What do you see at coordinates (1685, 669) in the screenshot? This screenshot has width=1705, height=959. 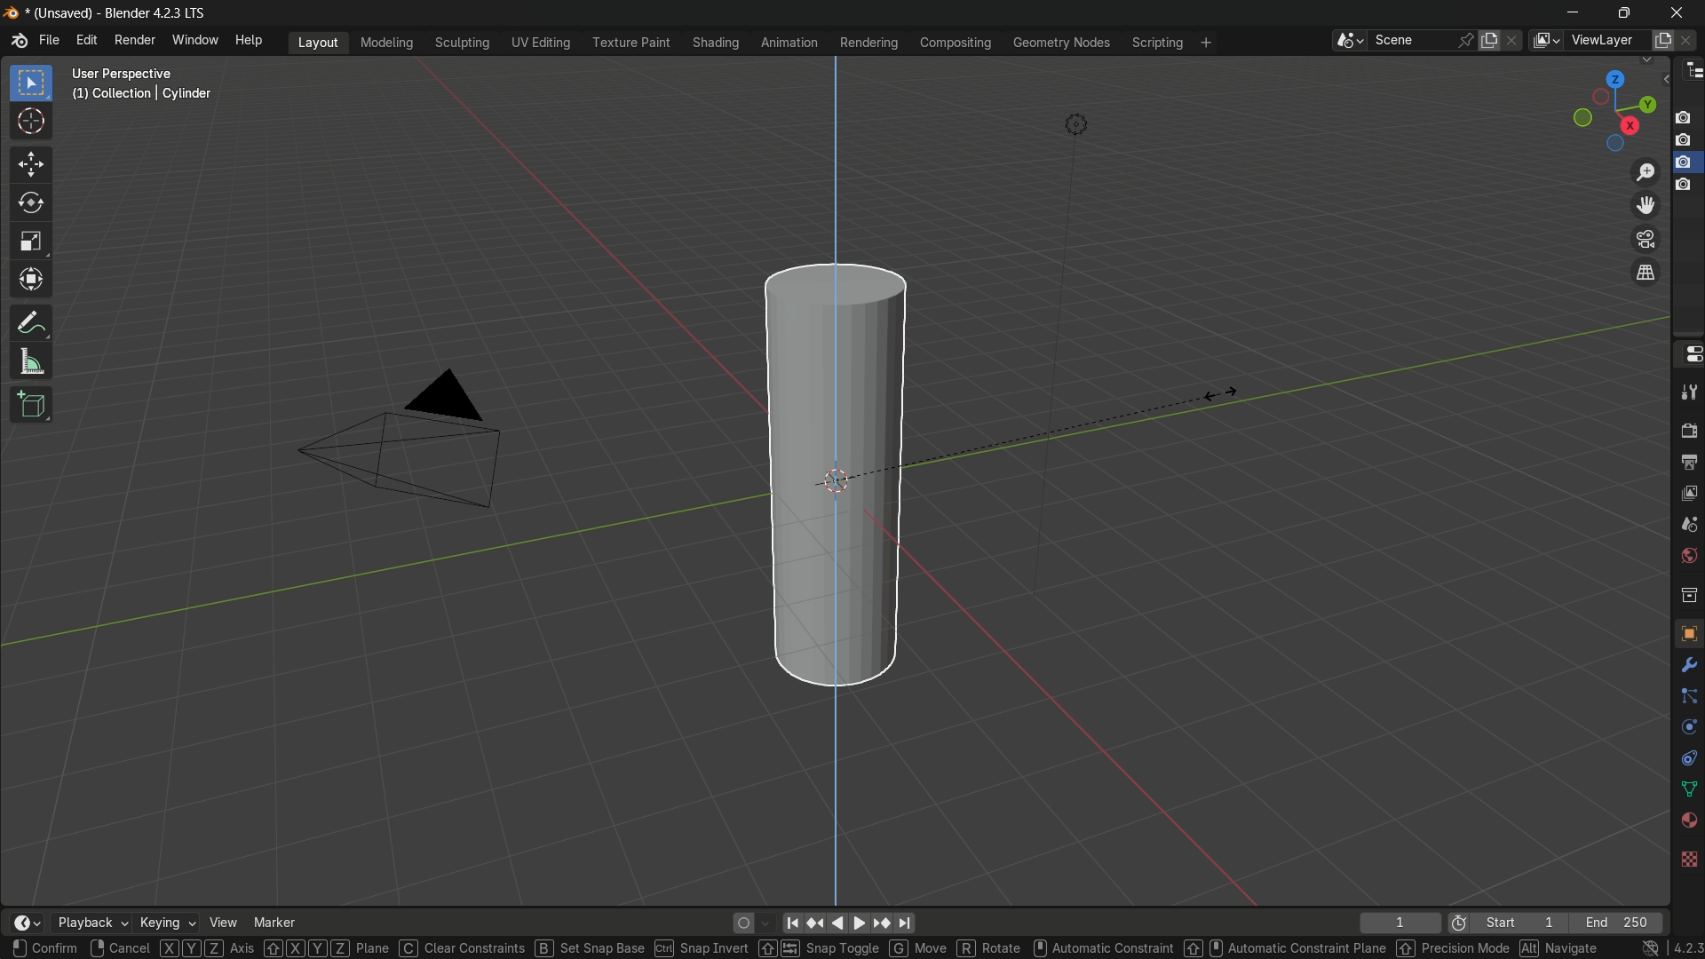 I see `tools` at bounding box center [1685, 669].